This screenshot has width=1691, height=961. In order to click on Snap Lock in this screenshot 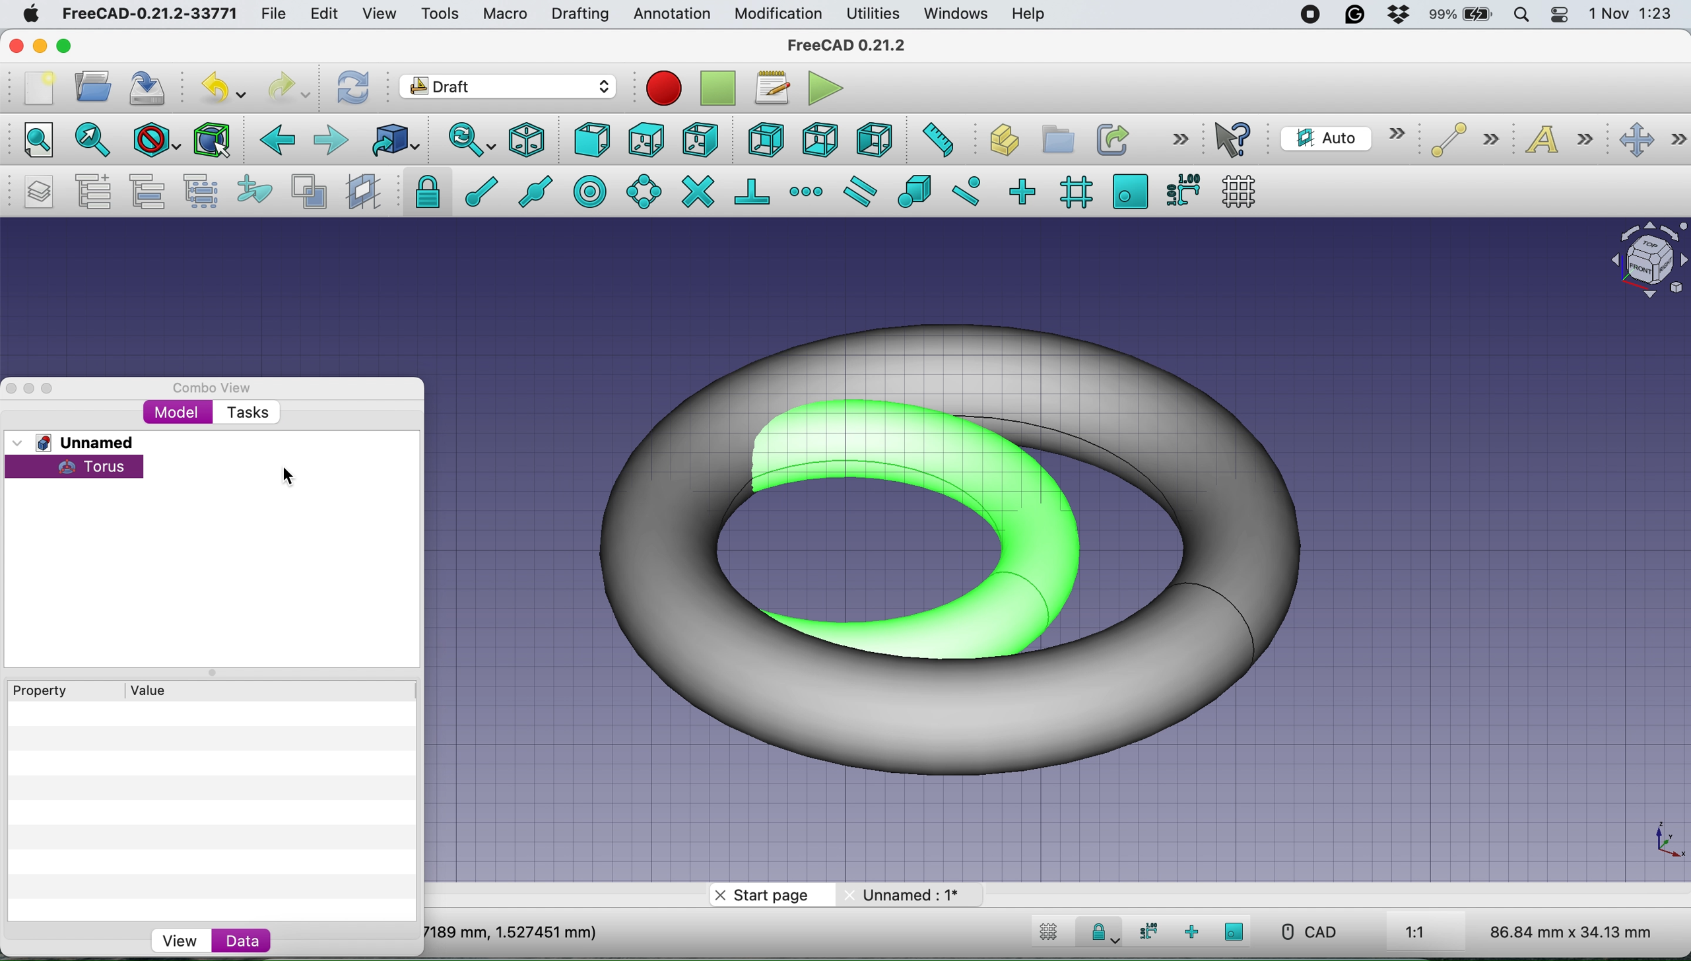, I will do `click(1102, 931)`.